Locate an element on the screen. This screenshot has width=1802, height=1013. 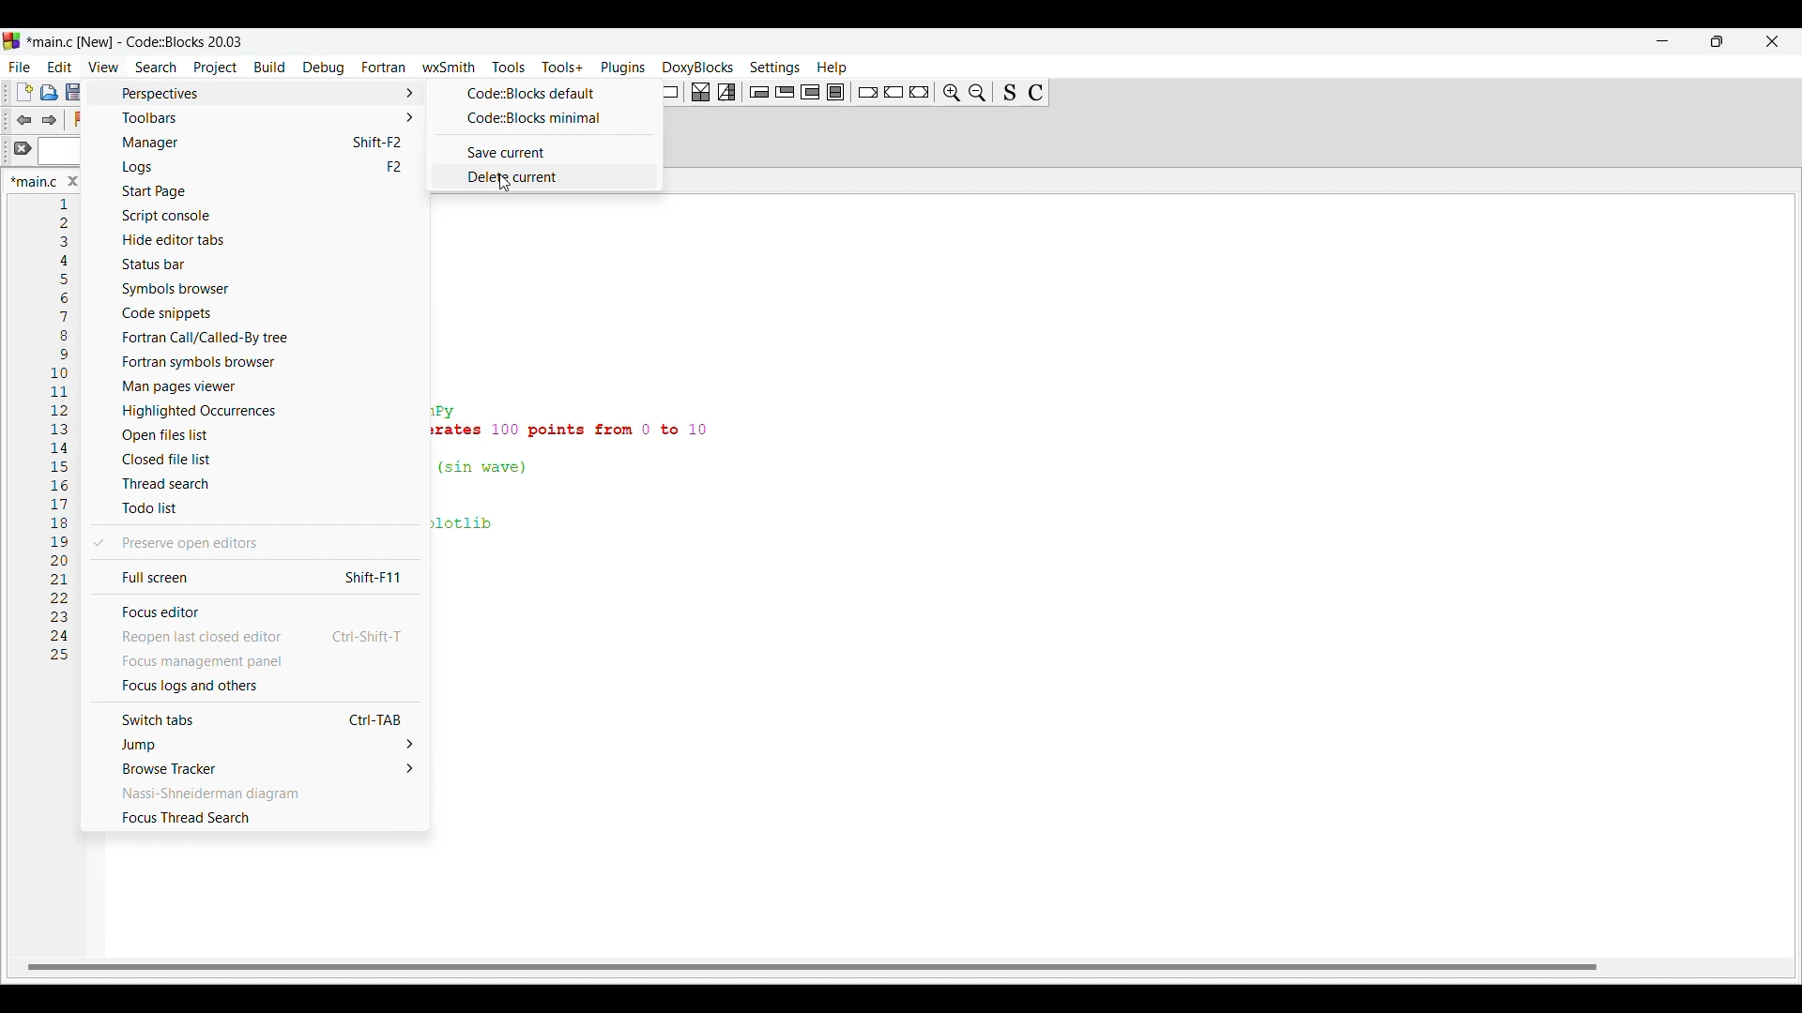
Toggle comments is located at coordinates (1036, 93).